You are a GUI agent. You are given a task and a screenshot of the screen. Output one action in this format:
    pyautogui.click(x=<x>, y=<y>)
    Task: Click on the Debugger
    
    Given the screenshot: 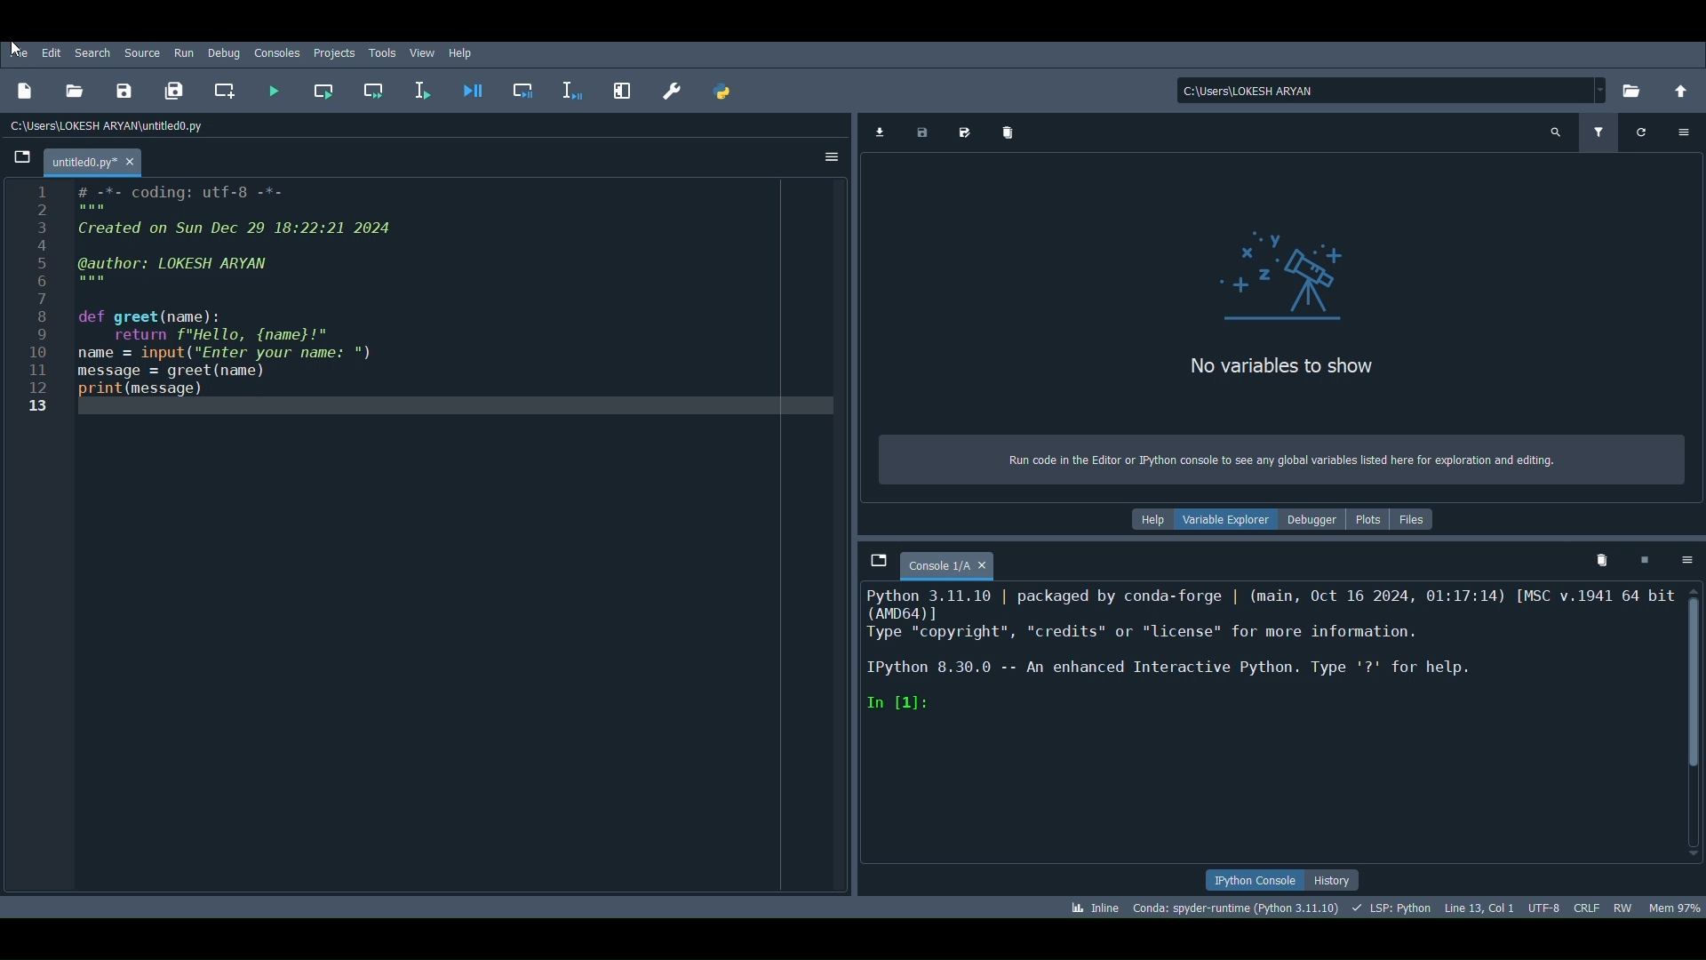 What is the action you would take?
    pyautogui.click(x=1315, y=520)
    